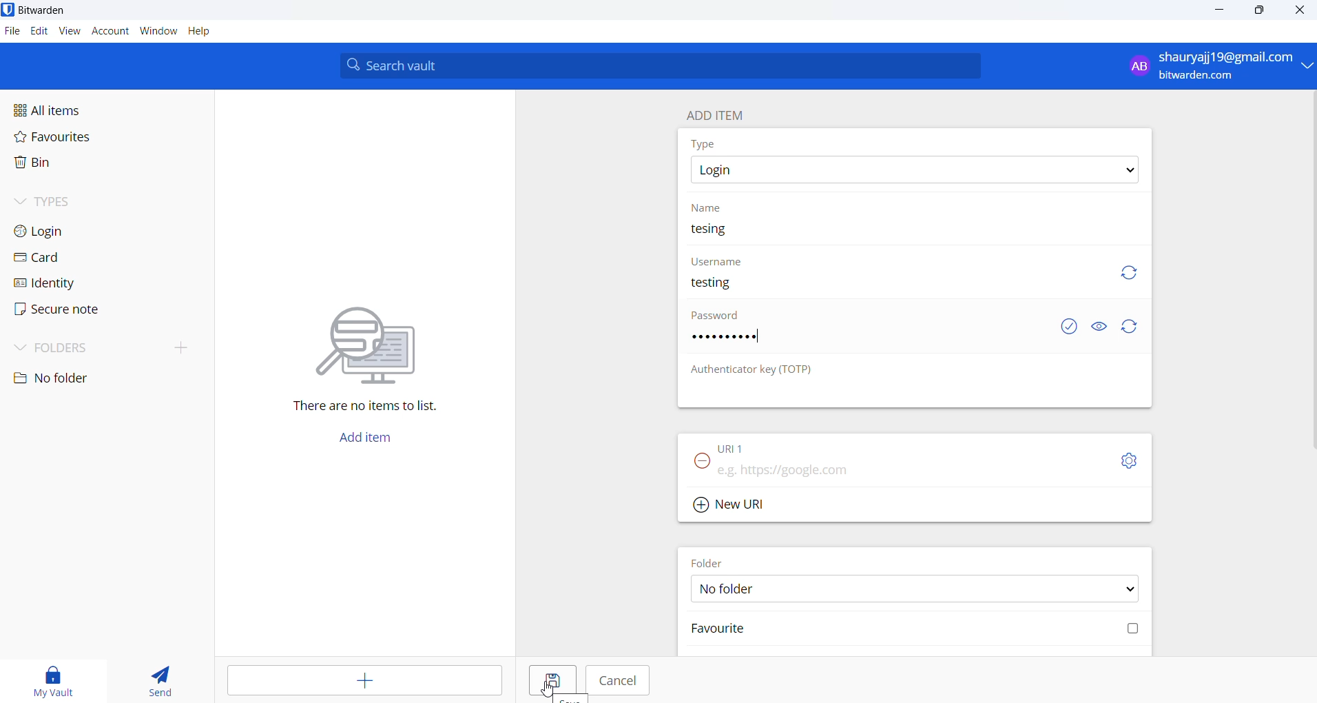 This screenshot has height=703, width=1317. I want to click on Types, so click(66, 200).